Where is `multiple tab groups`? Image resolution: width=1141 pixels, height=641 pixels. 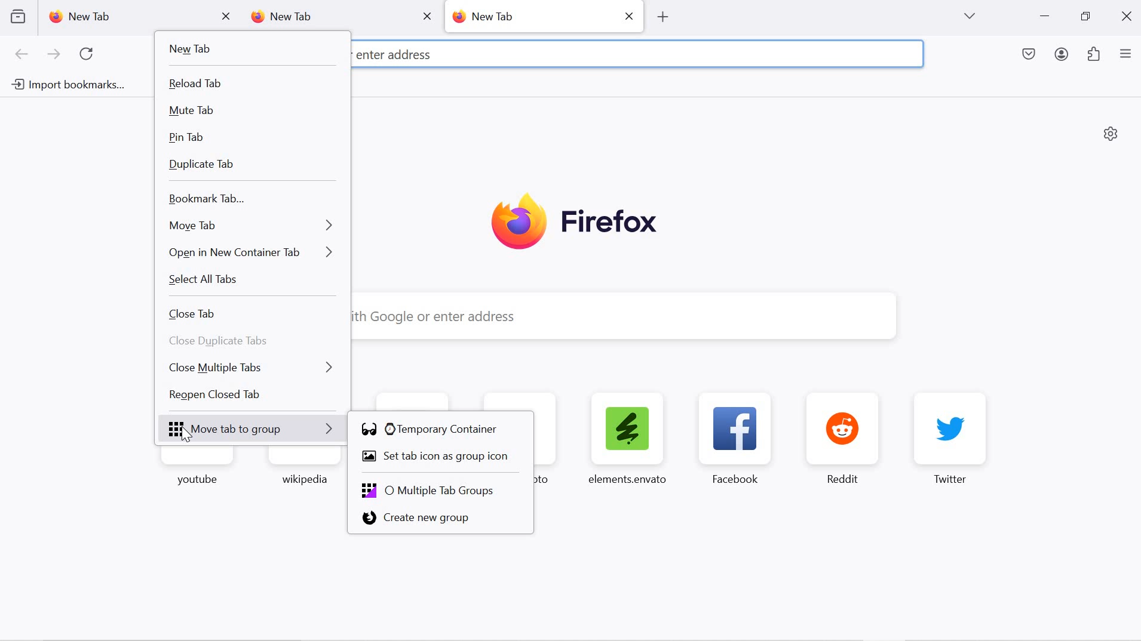 multiple tab groups is located at coordinates (443, 489).